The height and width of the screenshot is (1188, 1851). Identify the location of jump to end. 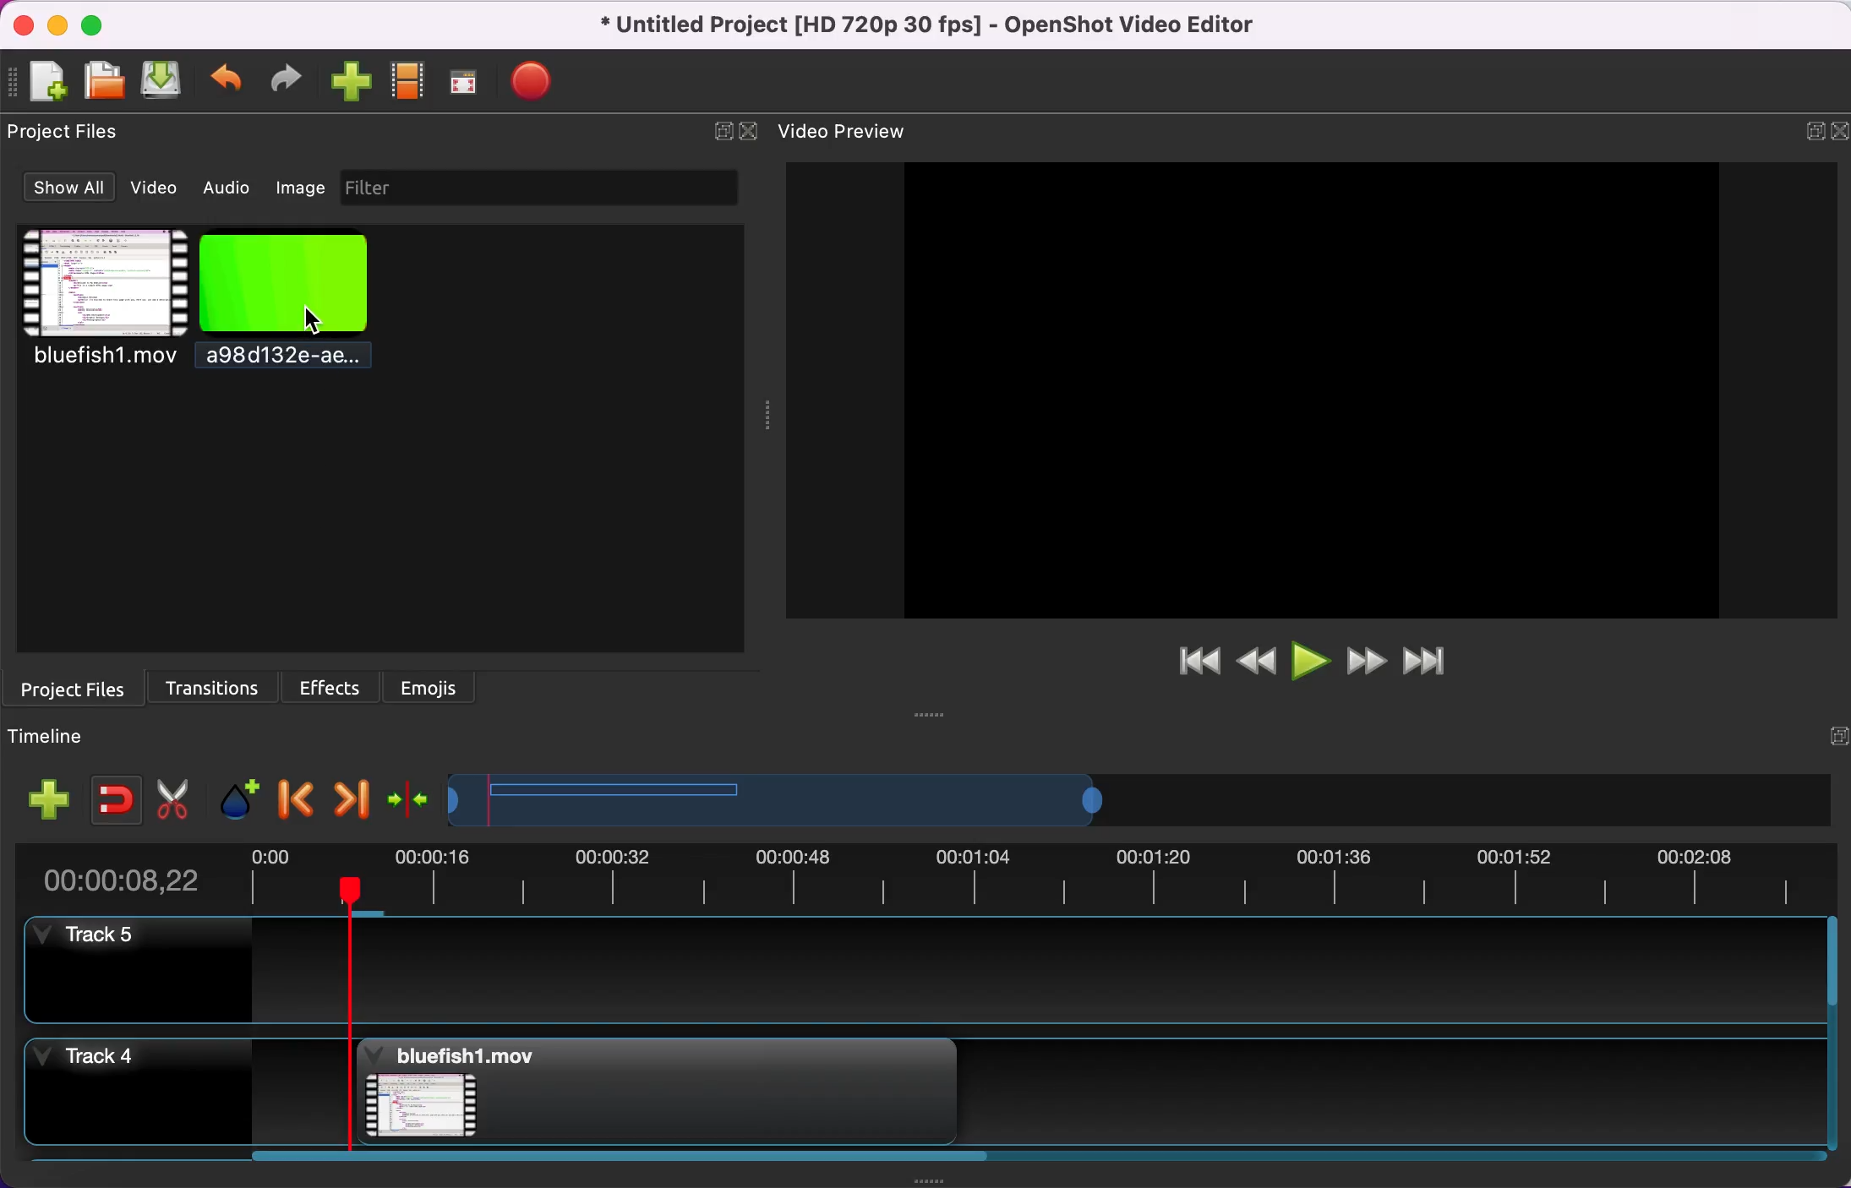
(1443, 662).